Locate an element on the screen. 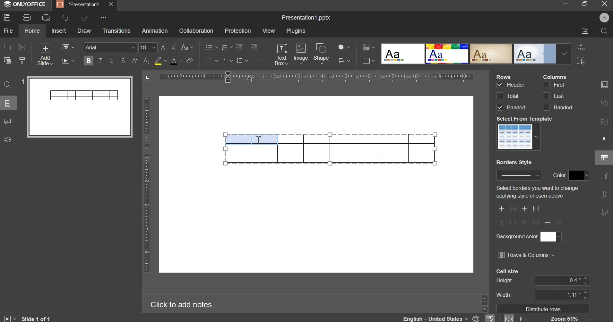 Image resolution: width=613 pixels, height=322 pixels. Rows is located at coordinates (505, 76).